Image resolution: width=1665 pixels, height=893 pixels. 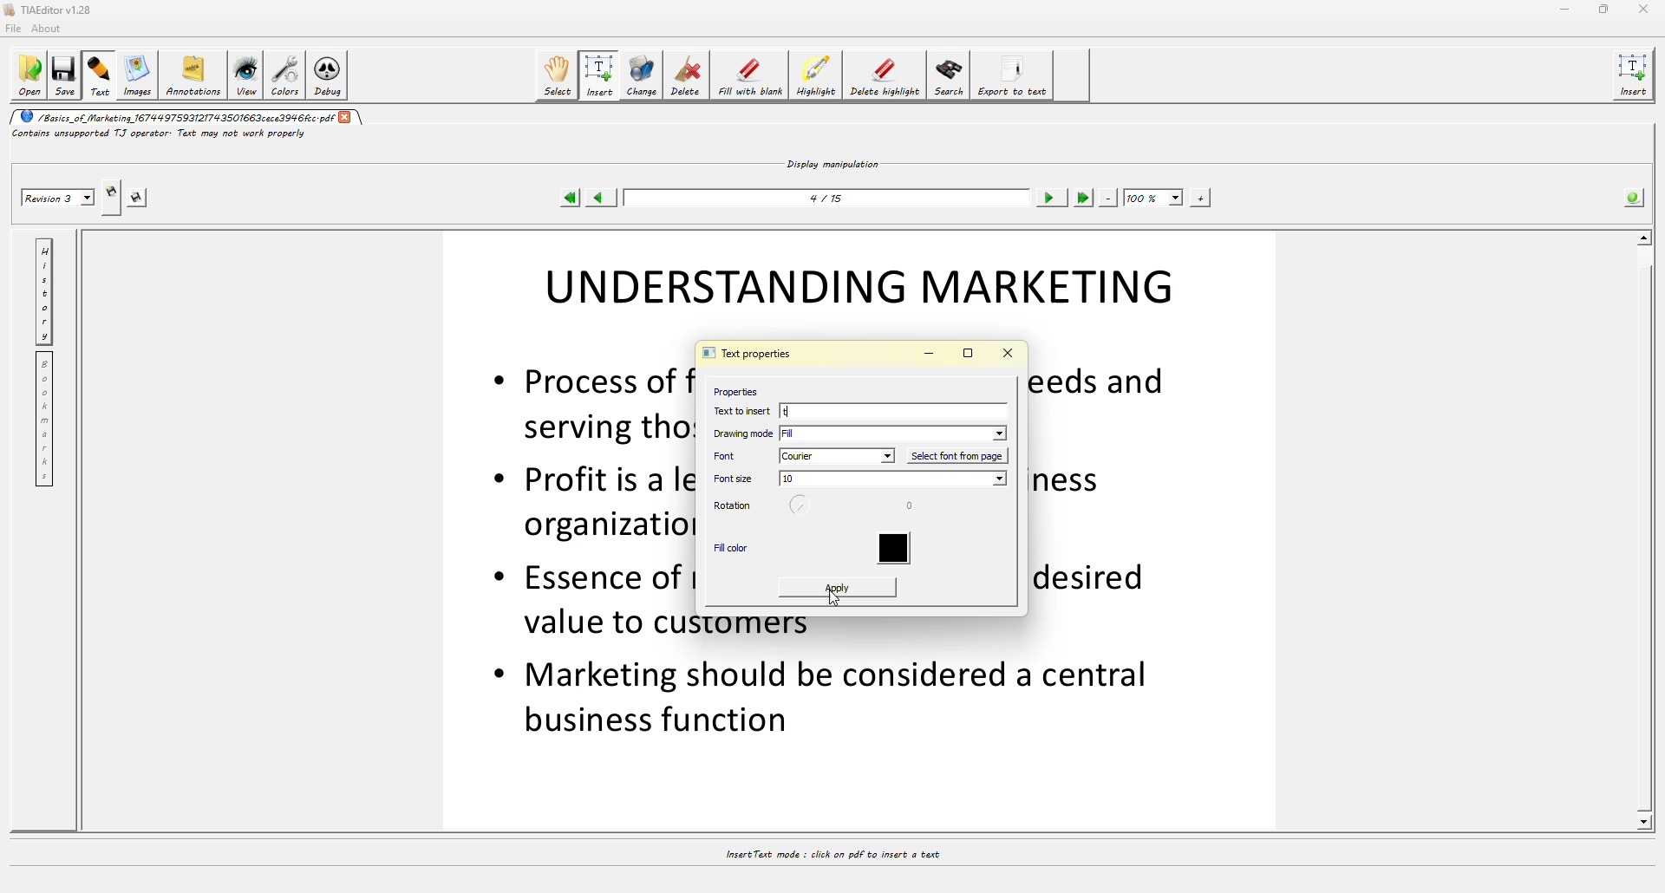 I want to click on fill color, so click(x=732, y=550).